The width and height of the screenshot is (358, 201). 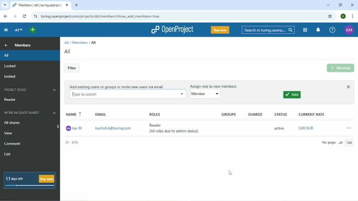 What do you see at coordinates (349, 30) in the screenshot?
I see `Account` at bounding box center [349, 30].